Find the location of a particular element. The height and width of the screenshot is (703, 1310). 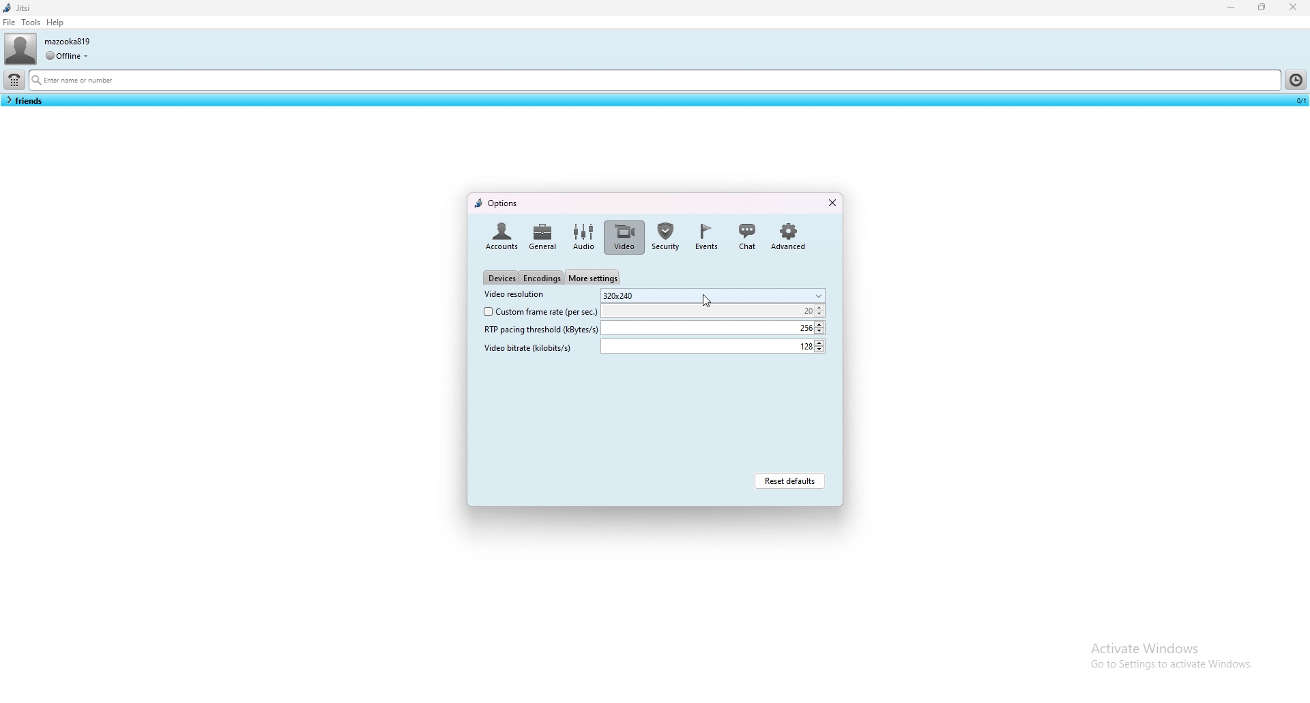

jitsi is located at coordinates (20, 8).